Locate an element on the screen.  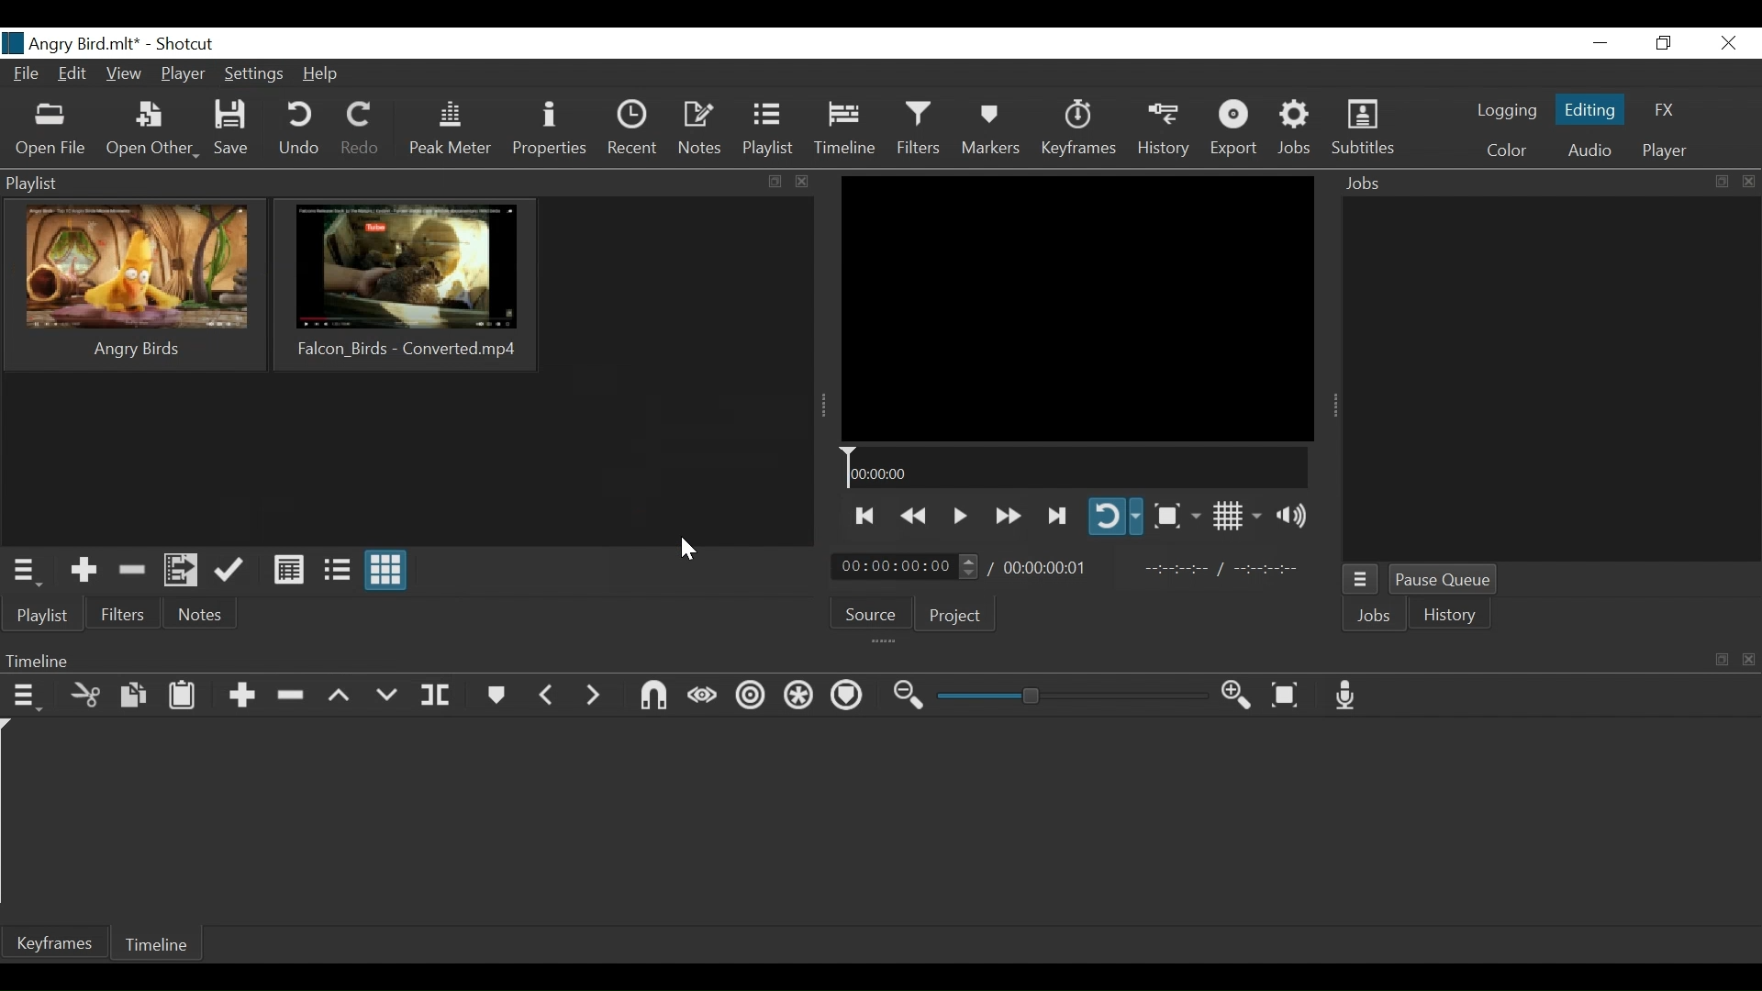
Cut is located at coordinates (85, 697).